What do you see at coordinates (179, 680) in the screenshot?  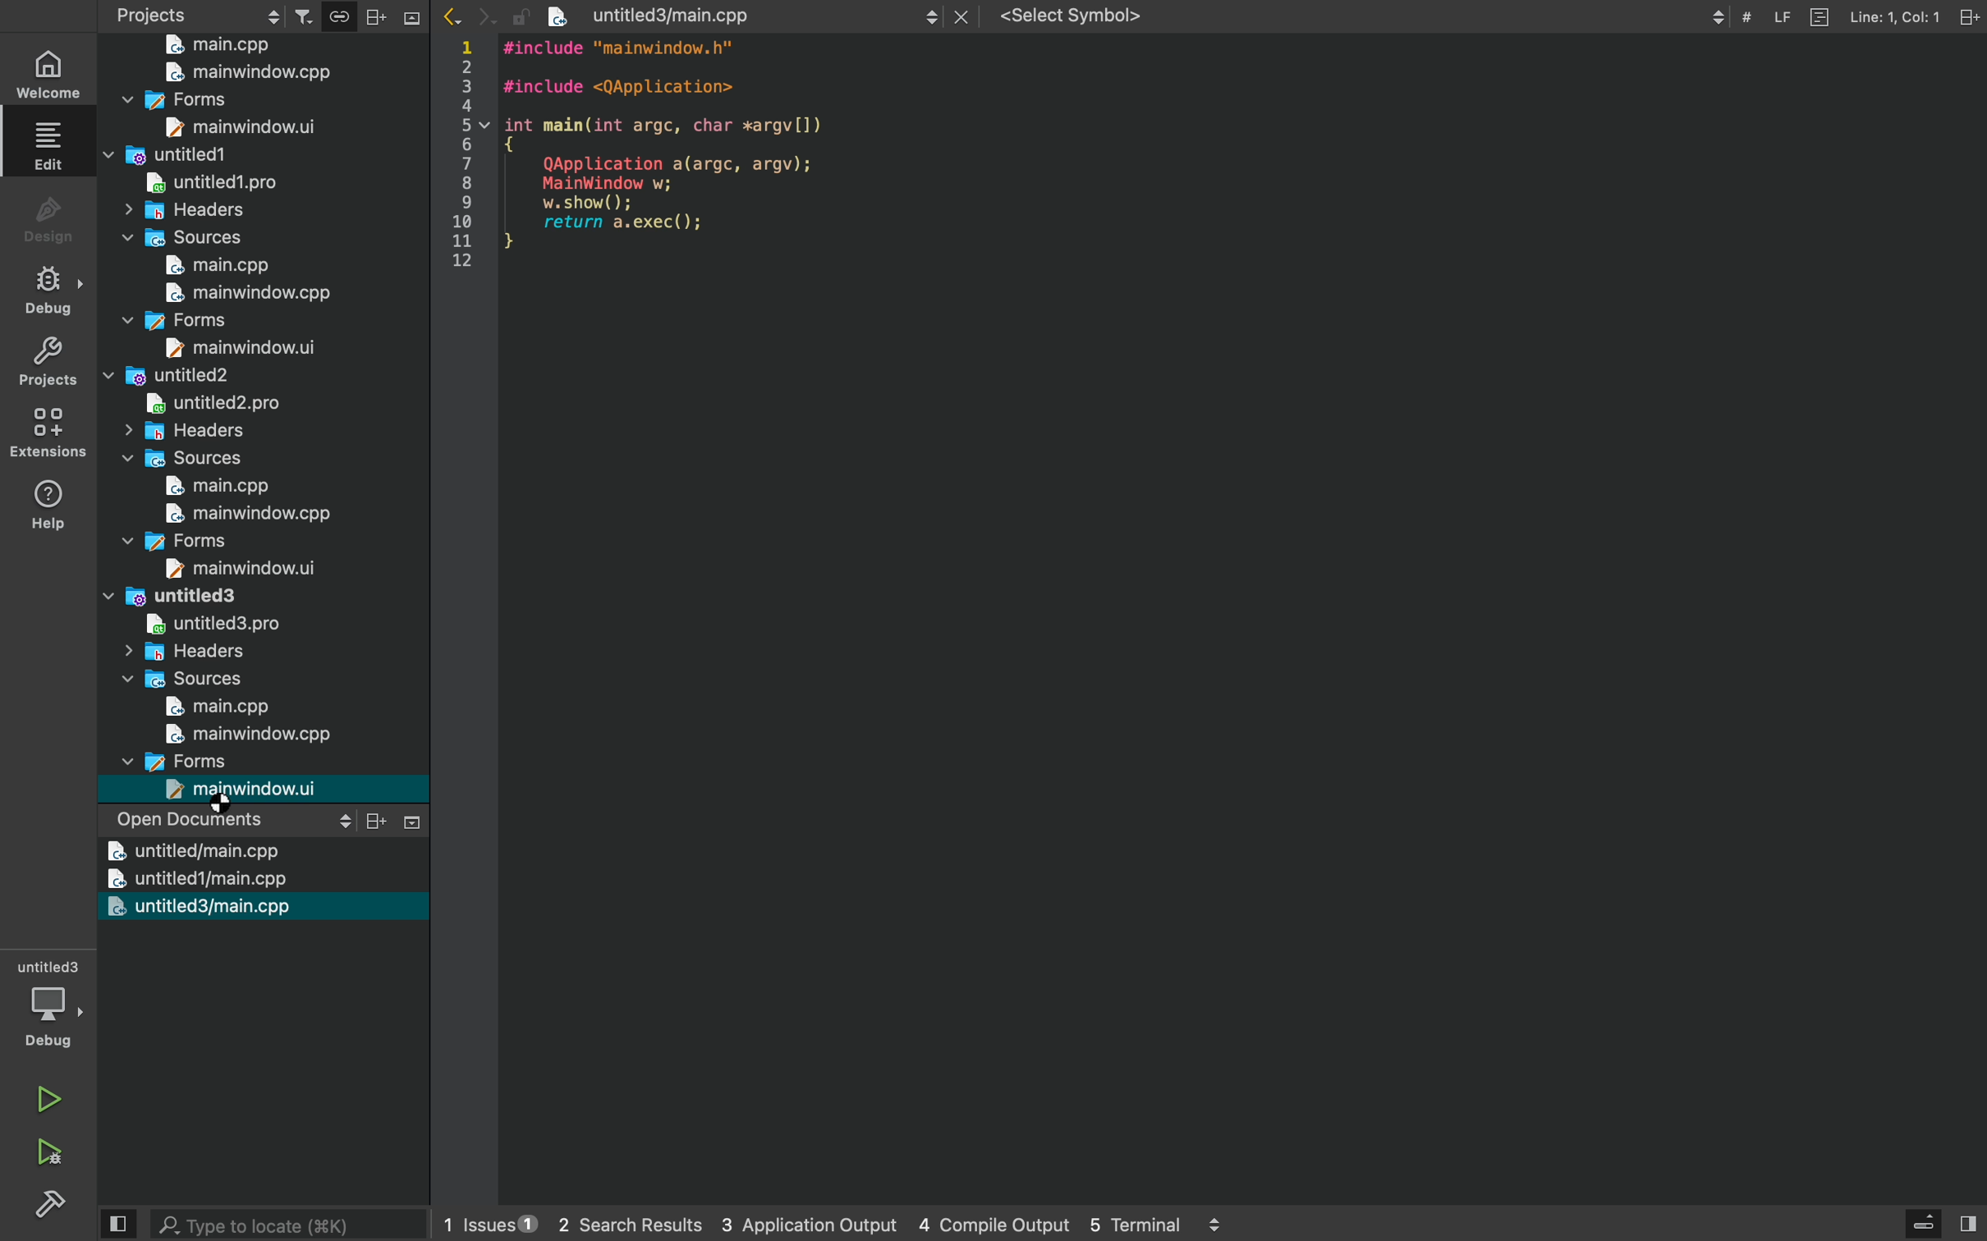 I see `headers` at bounding box center [179, 680].